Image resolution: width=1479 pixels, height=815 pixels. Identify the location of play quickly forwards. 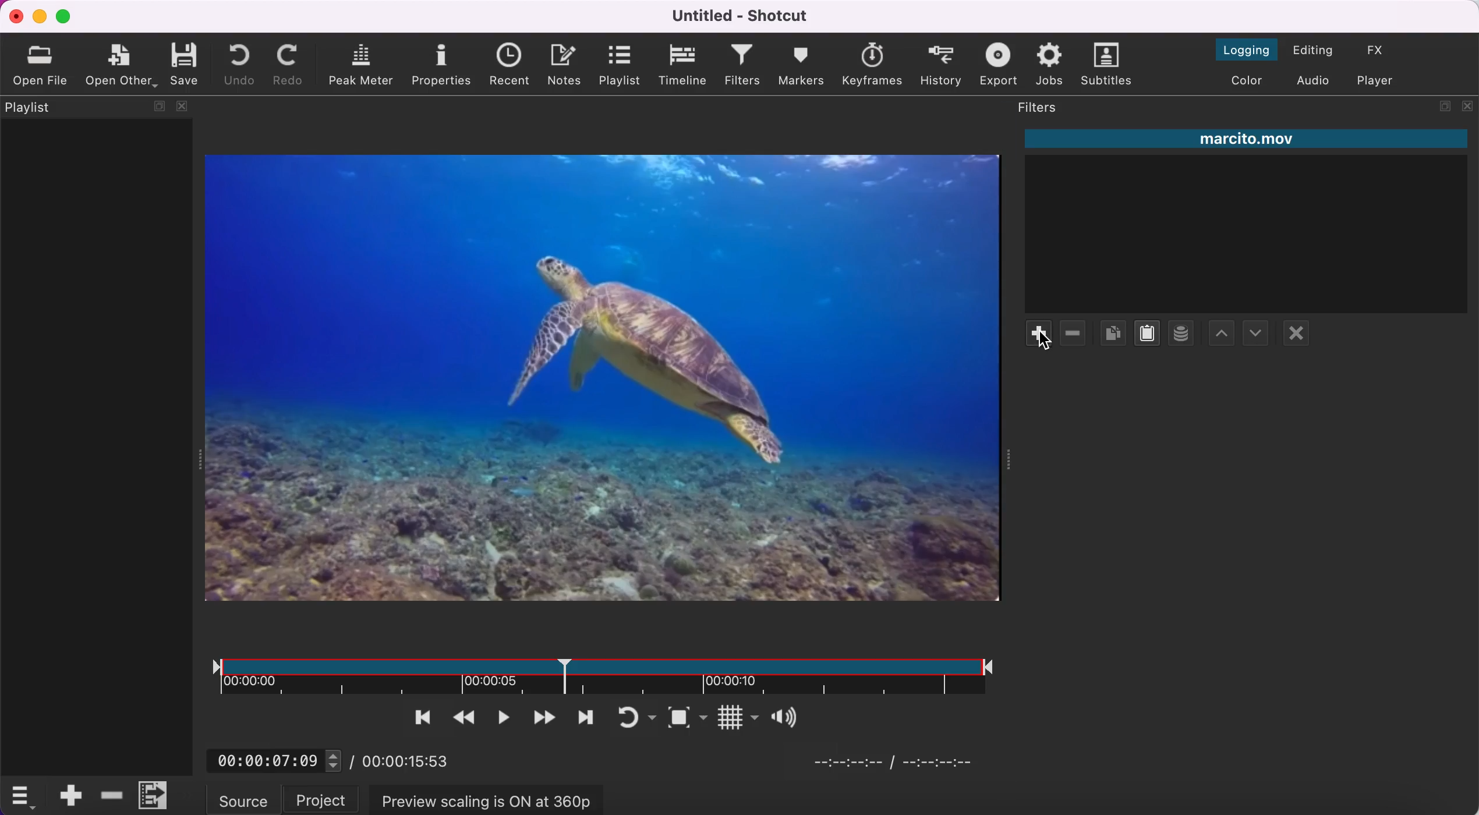
(543, 716).